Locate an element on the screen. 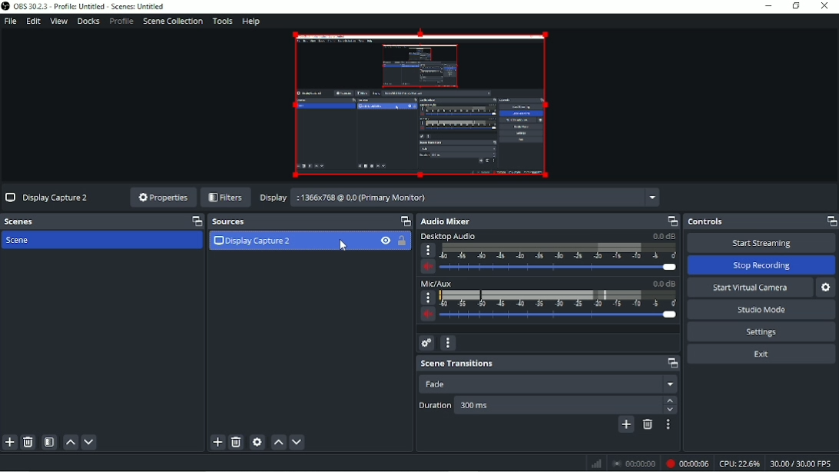  Tools is located at coordinates (223, 22).